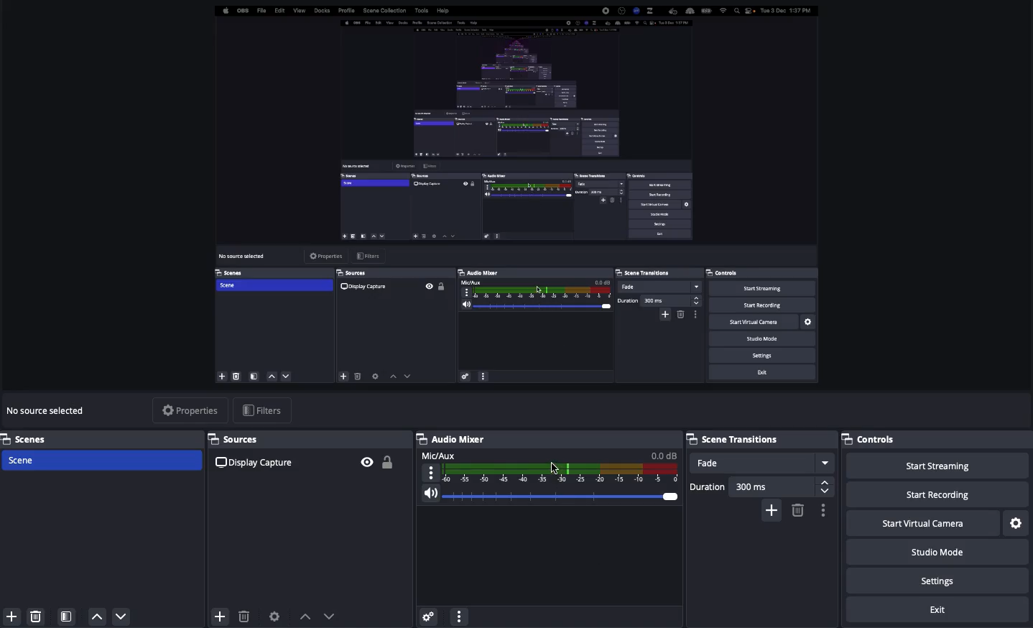  I want to click on Scene transitions, so click(736, 440).